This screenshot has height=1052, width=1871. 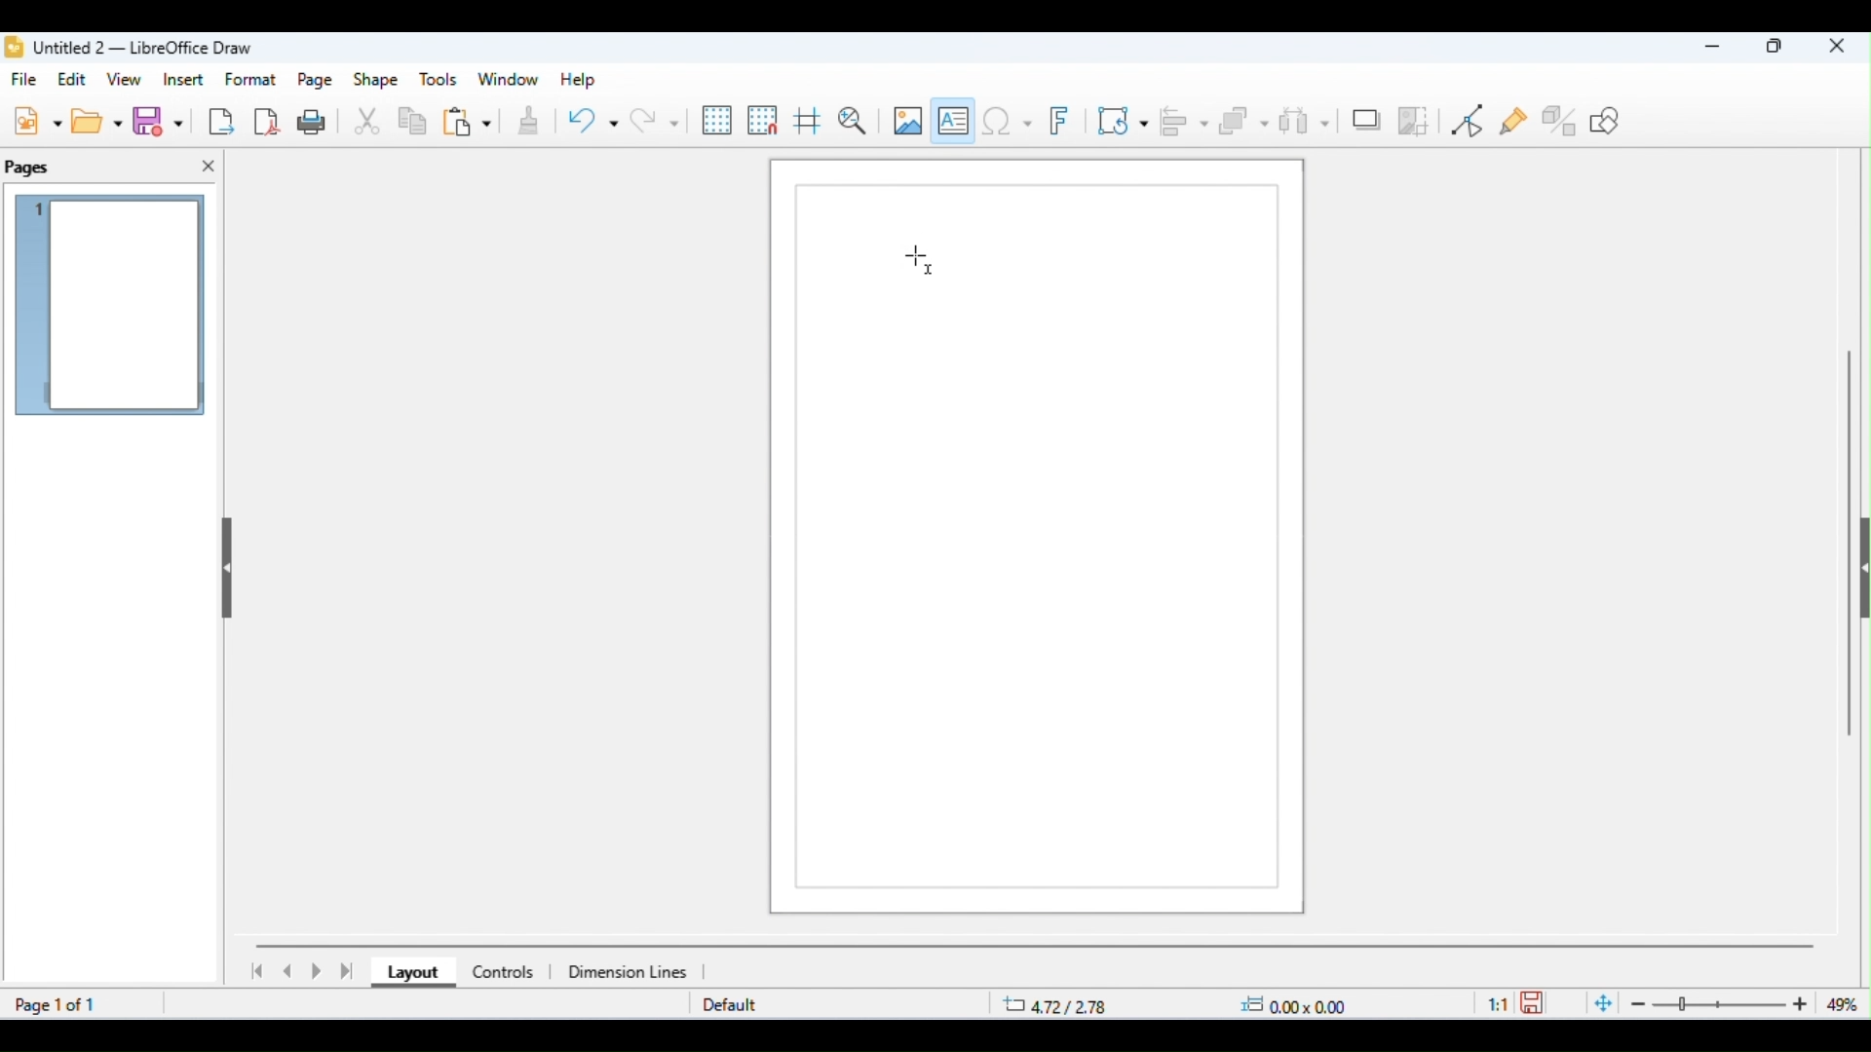 What do you see at coordinates (112, 308) in the screenshot?
I see `current page ` at bounding box center [112, 308].